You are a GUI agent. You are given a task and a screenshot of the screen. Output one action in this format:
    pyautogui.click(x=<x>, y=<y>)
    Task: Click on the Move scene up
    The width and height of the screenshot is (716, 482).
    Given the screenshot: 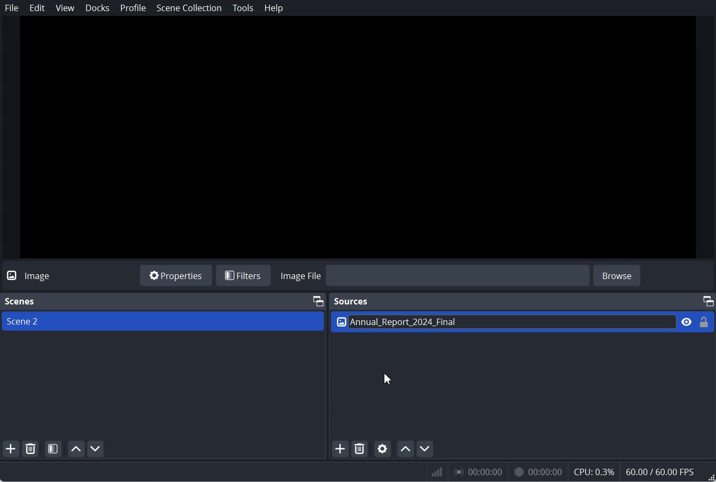 What is the action you would take?
    pyautogui.click(x=76, y=448)
    